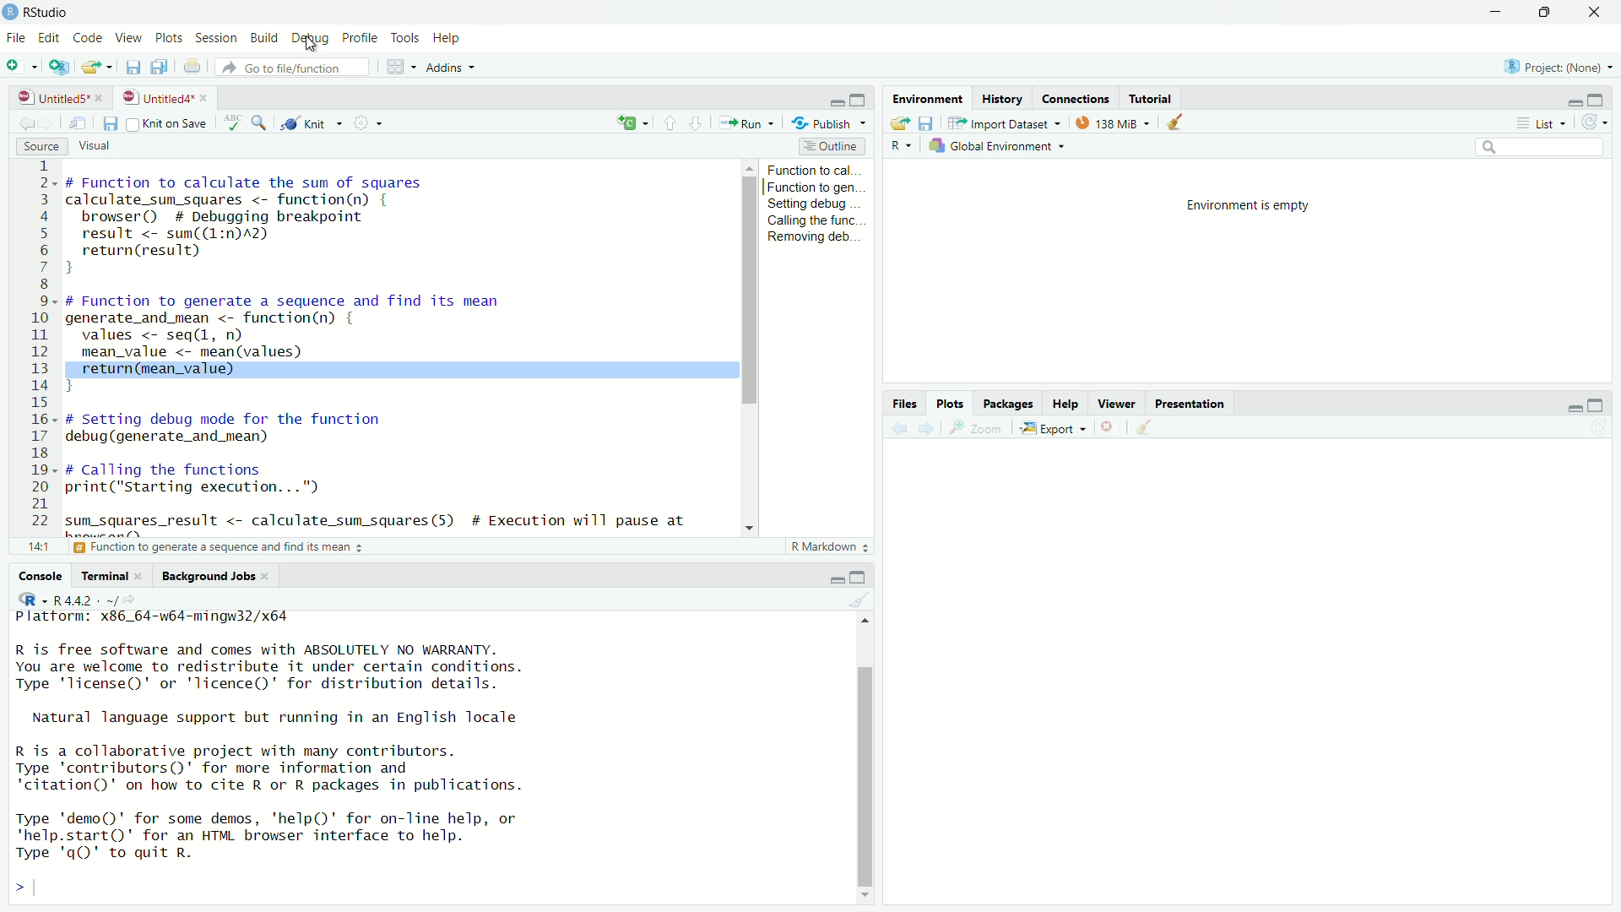  I want to click on Natural language support but running in an English locale, so click(272, 716).